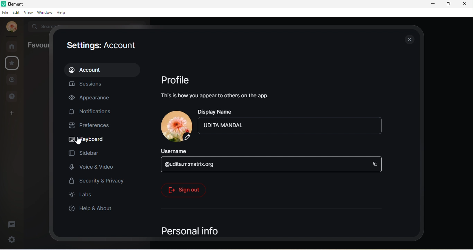 The height and width of the screenshot is (250, 473). I want to click on keyboard, so click(94, 139).